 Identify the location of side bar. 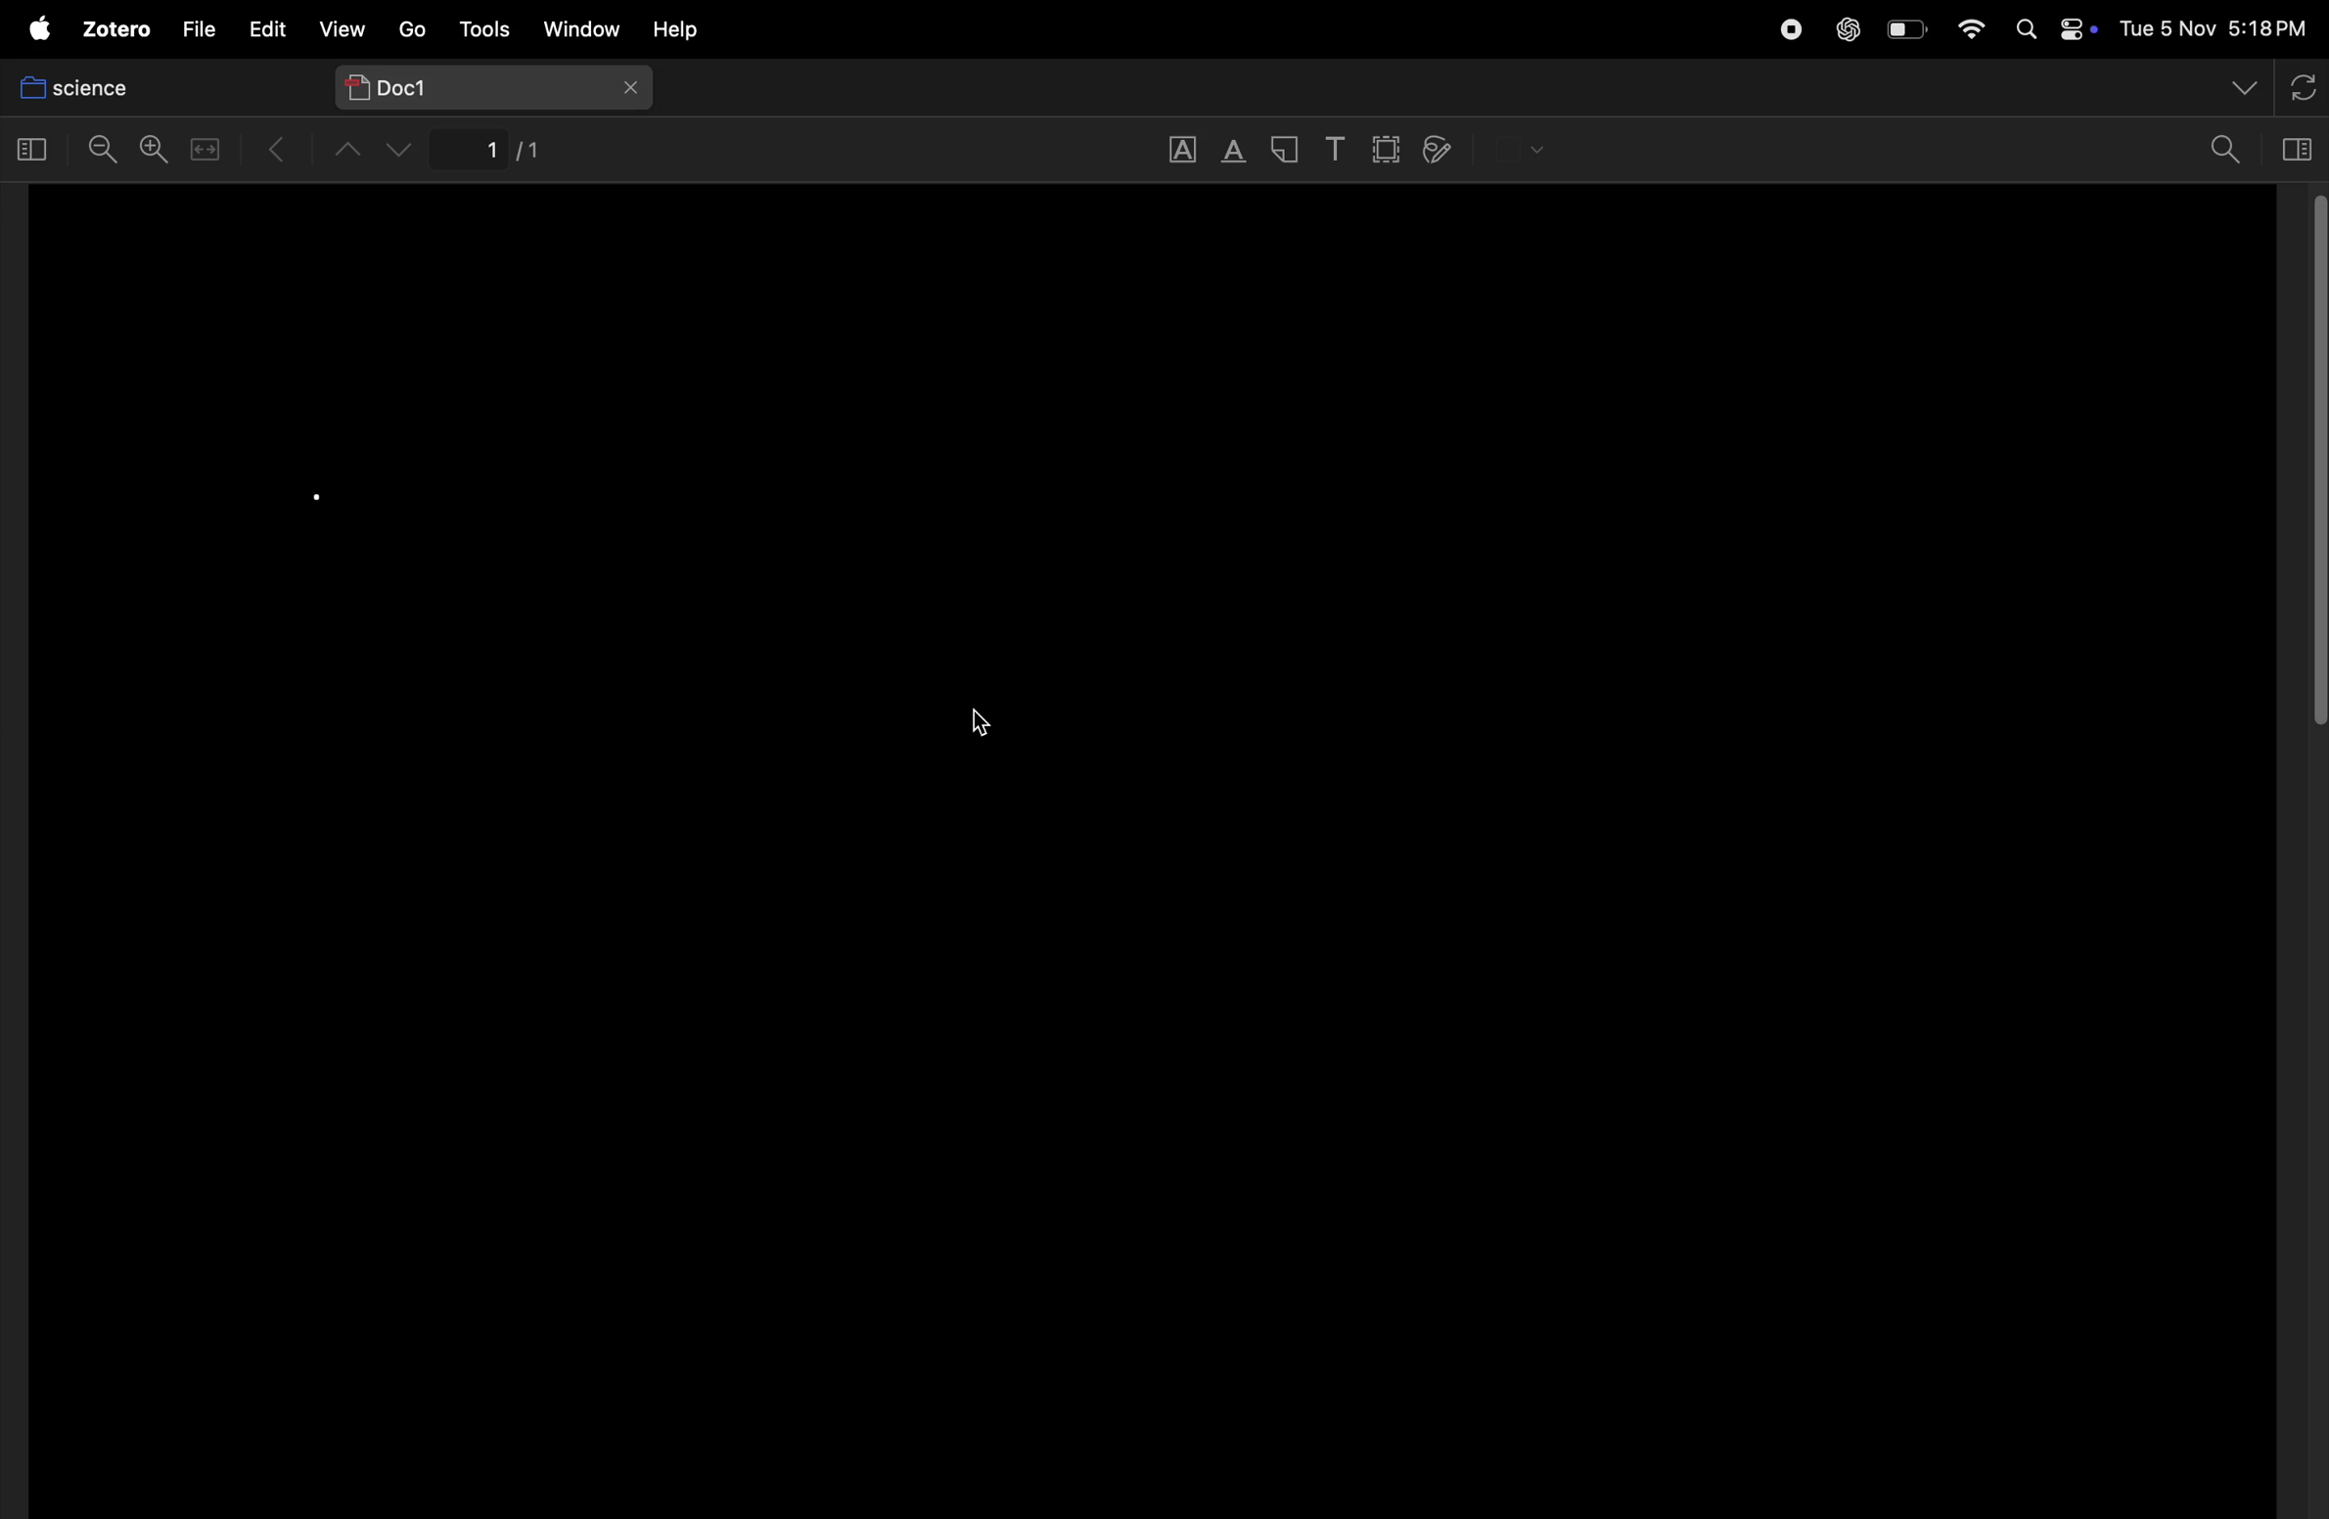
(2297, 151).